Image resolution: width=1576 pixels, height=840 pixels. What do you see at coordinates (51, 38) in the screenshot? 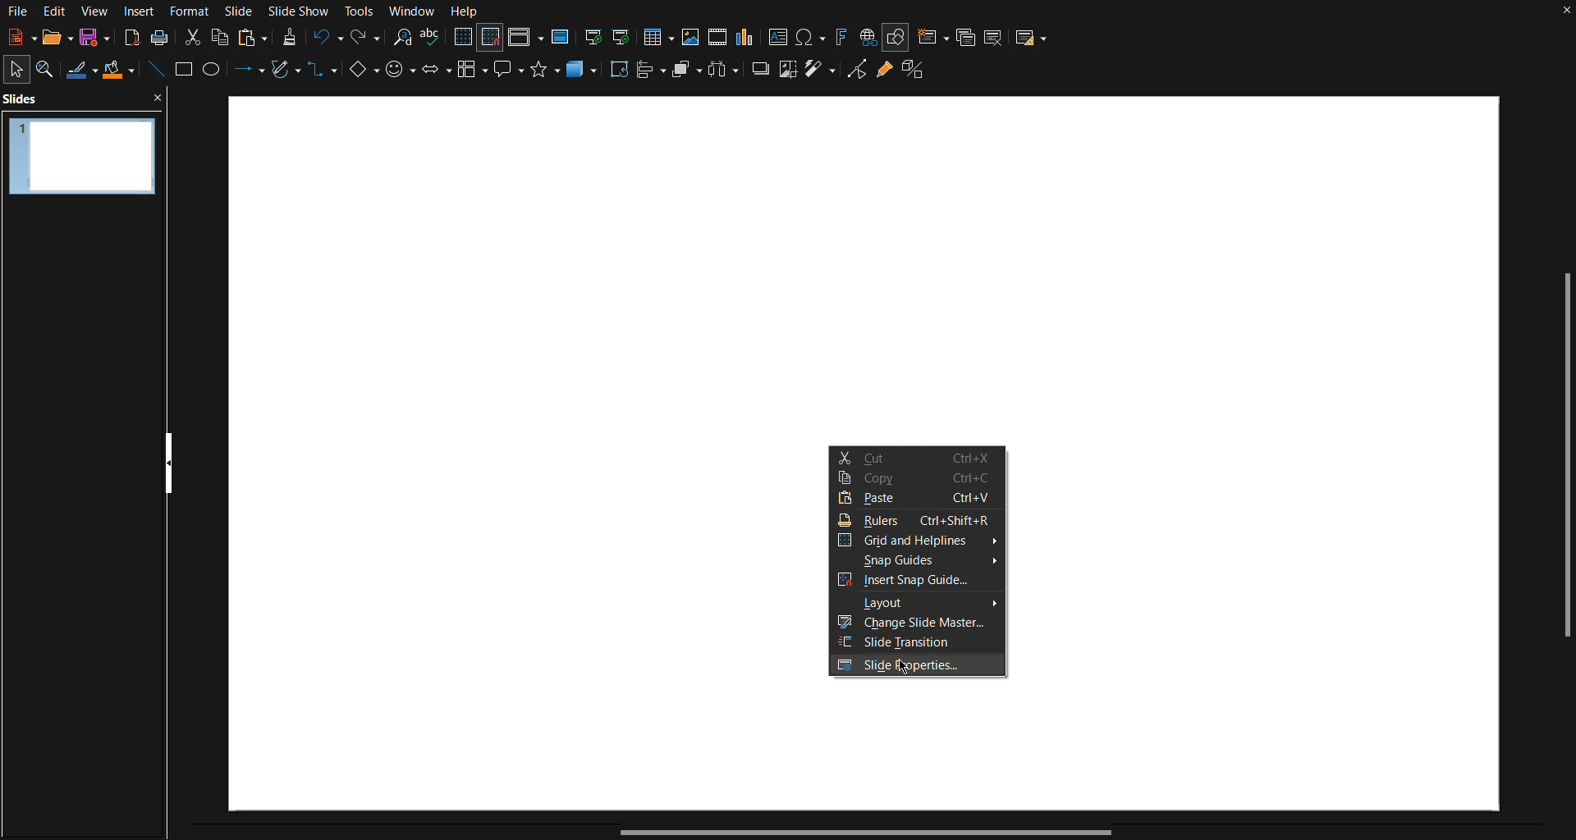
I see `Open` at bounding box center [51, 38].